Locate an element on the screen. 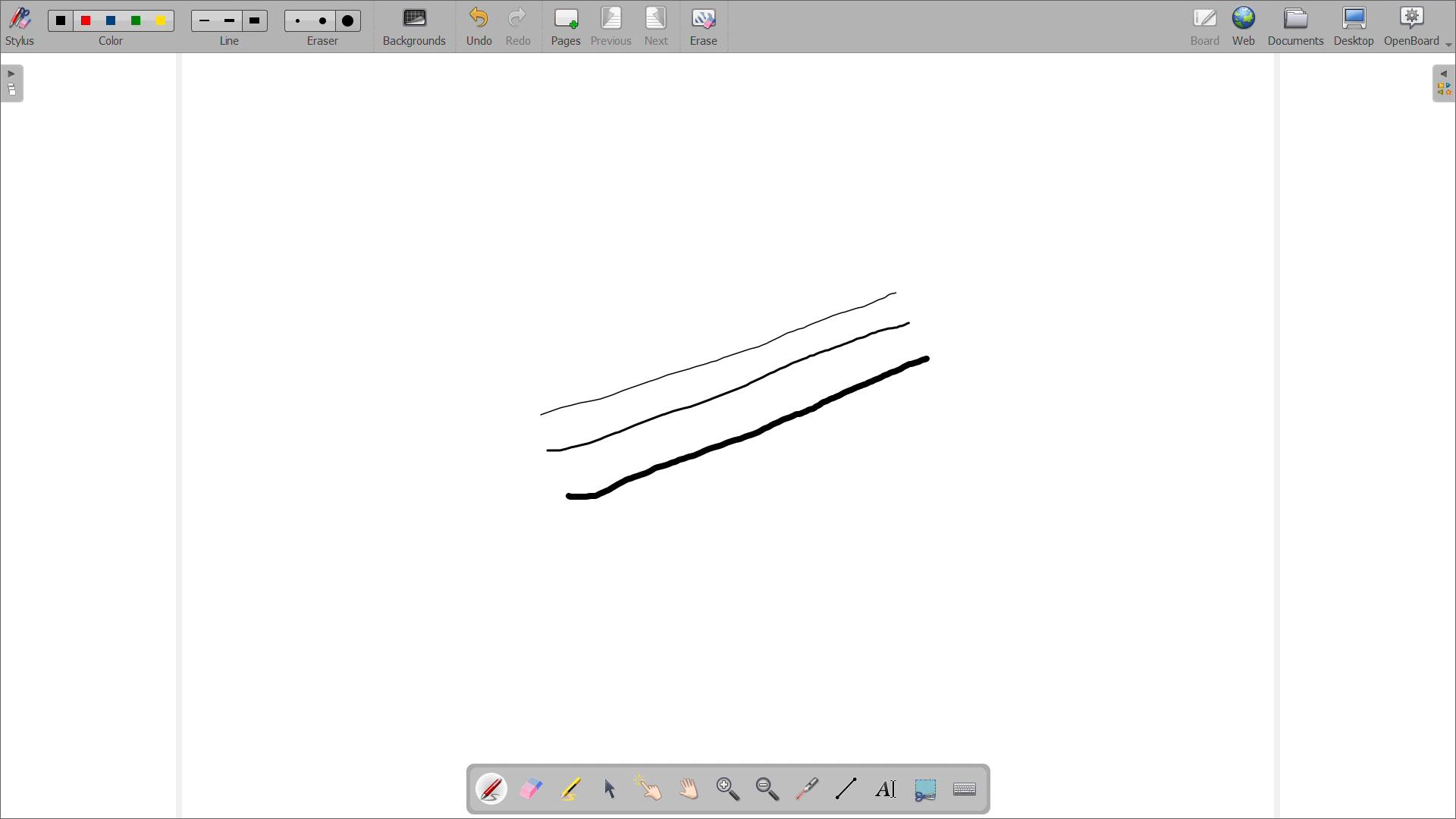  color is located at coordinates (61, 20).